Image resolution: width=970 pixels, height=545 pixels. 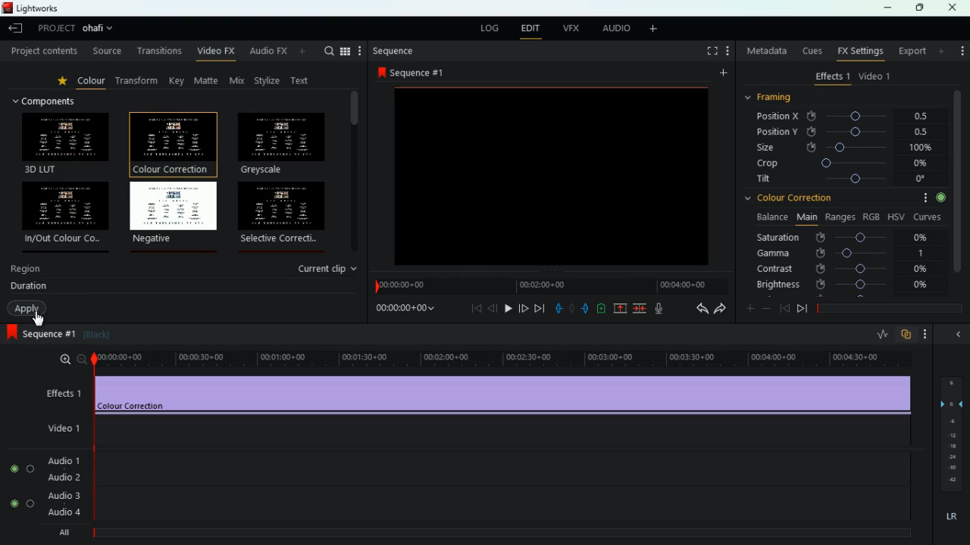 What do you see at coordinates (889, 8) in the screenshot?
I see `minimize` at bounding box center [889, 8].